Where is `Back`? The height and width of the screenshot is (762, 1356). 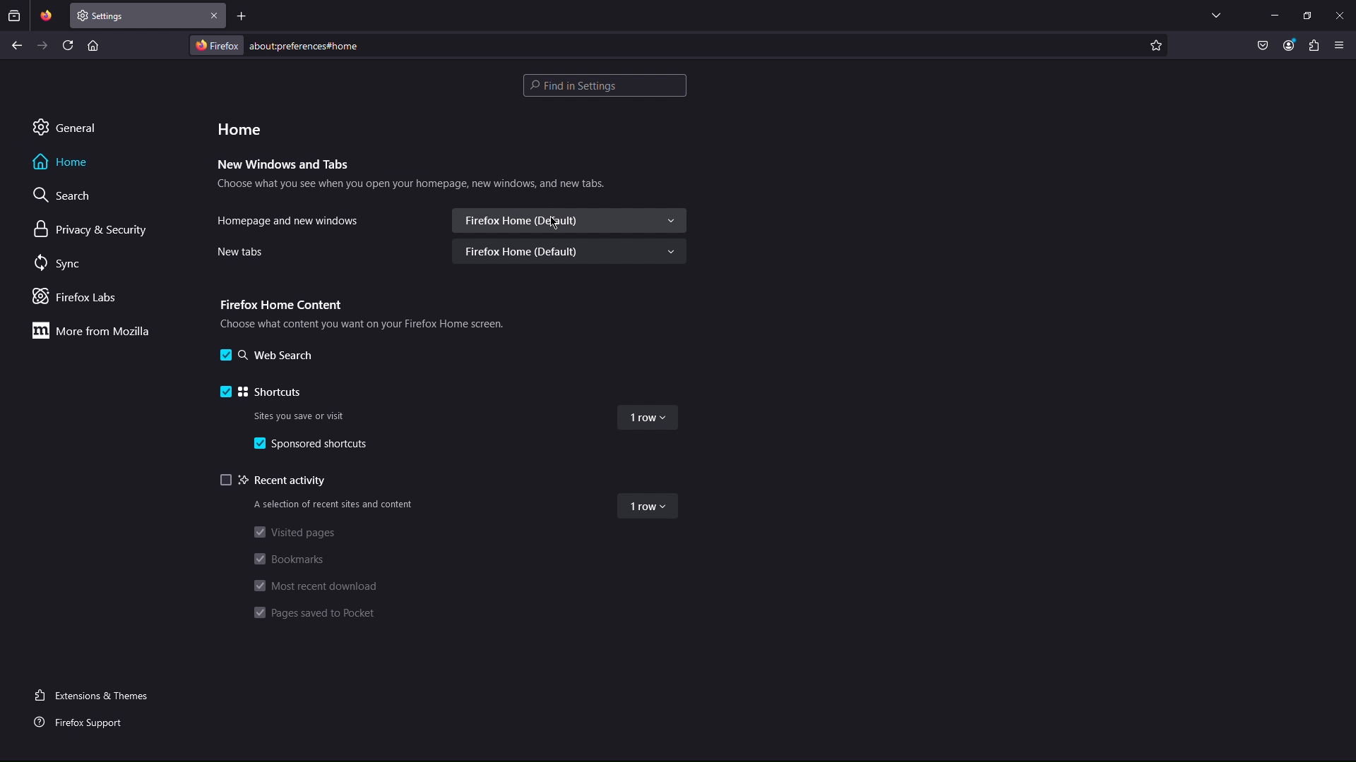
Back is located at coordinates (17, 45).